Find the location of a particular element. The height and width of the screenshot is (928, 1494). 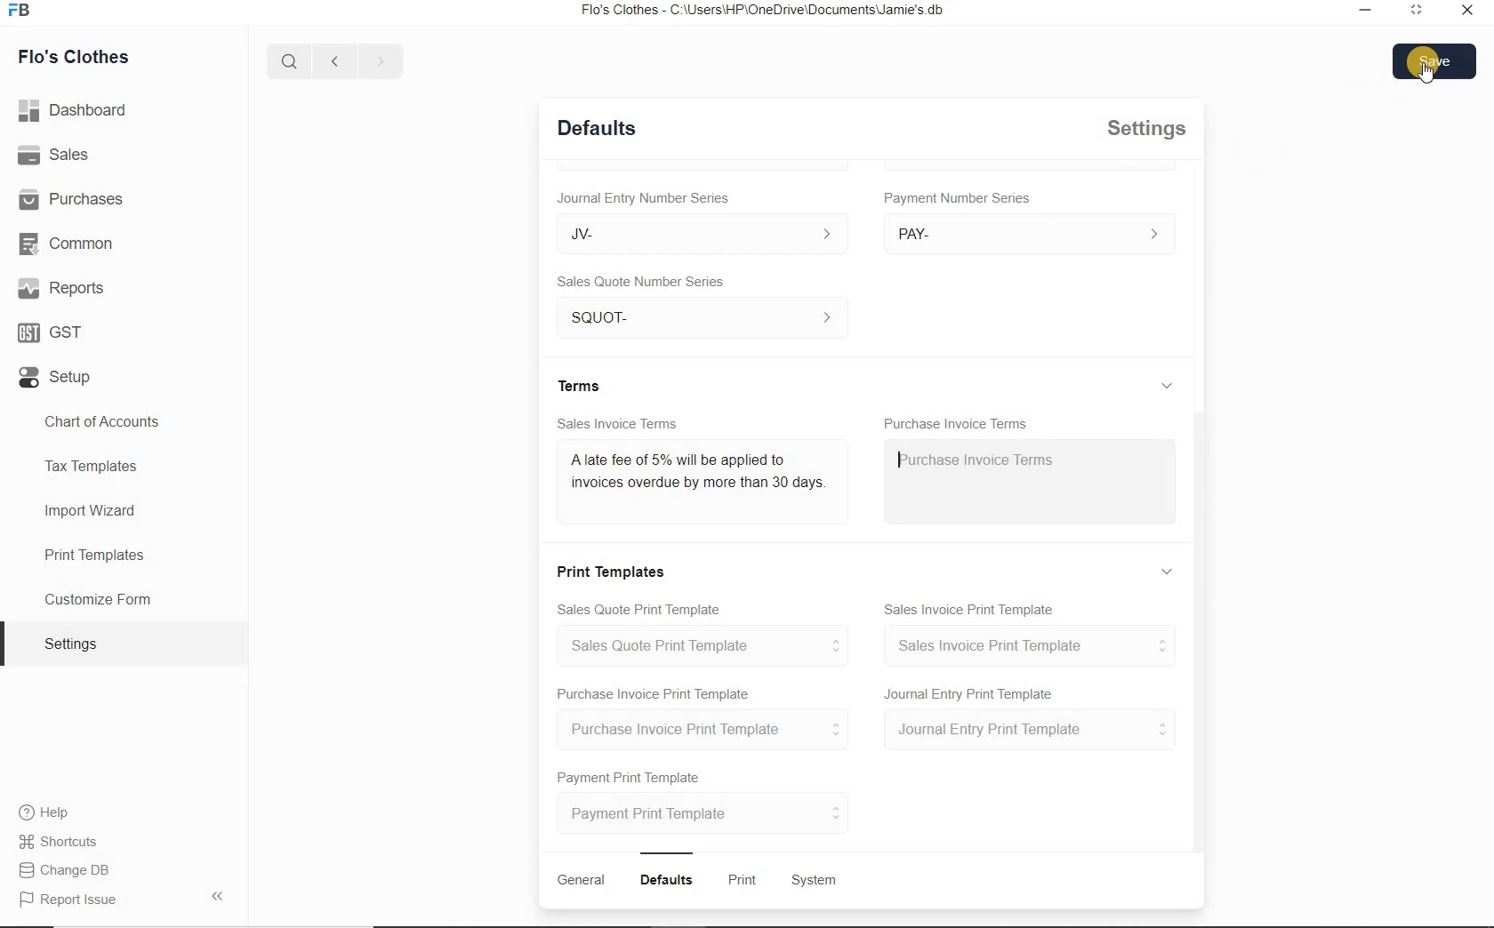

FB logo is located at coordinates (25, 11).